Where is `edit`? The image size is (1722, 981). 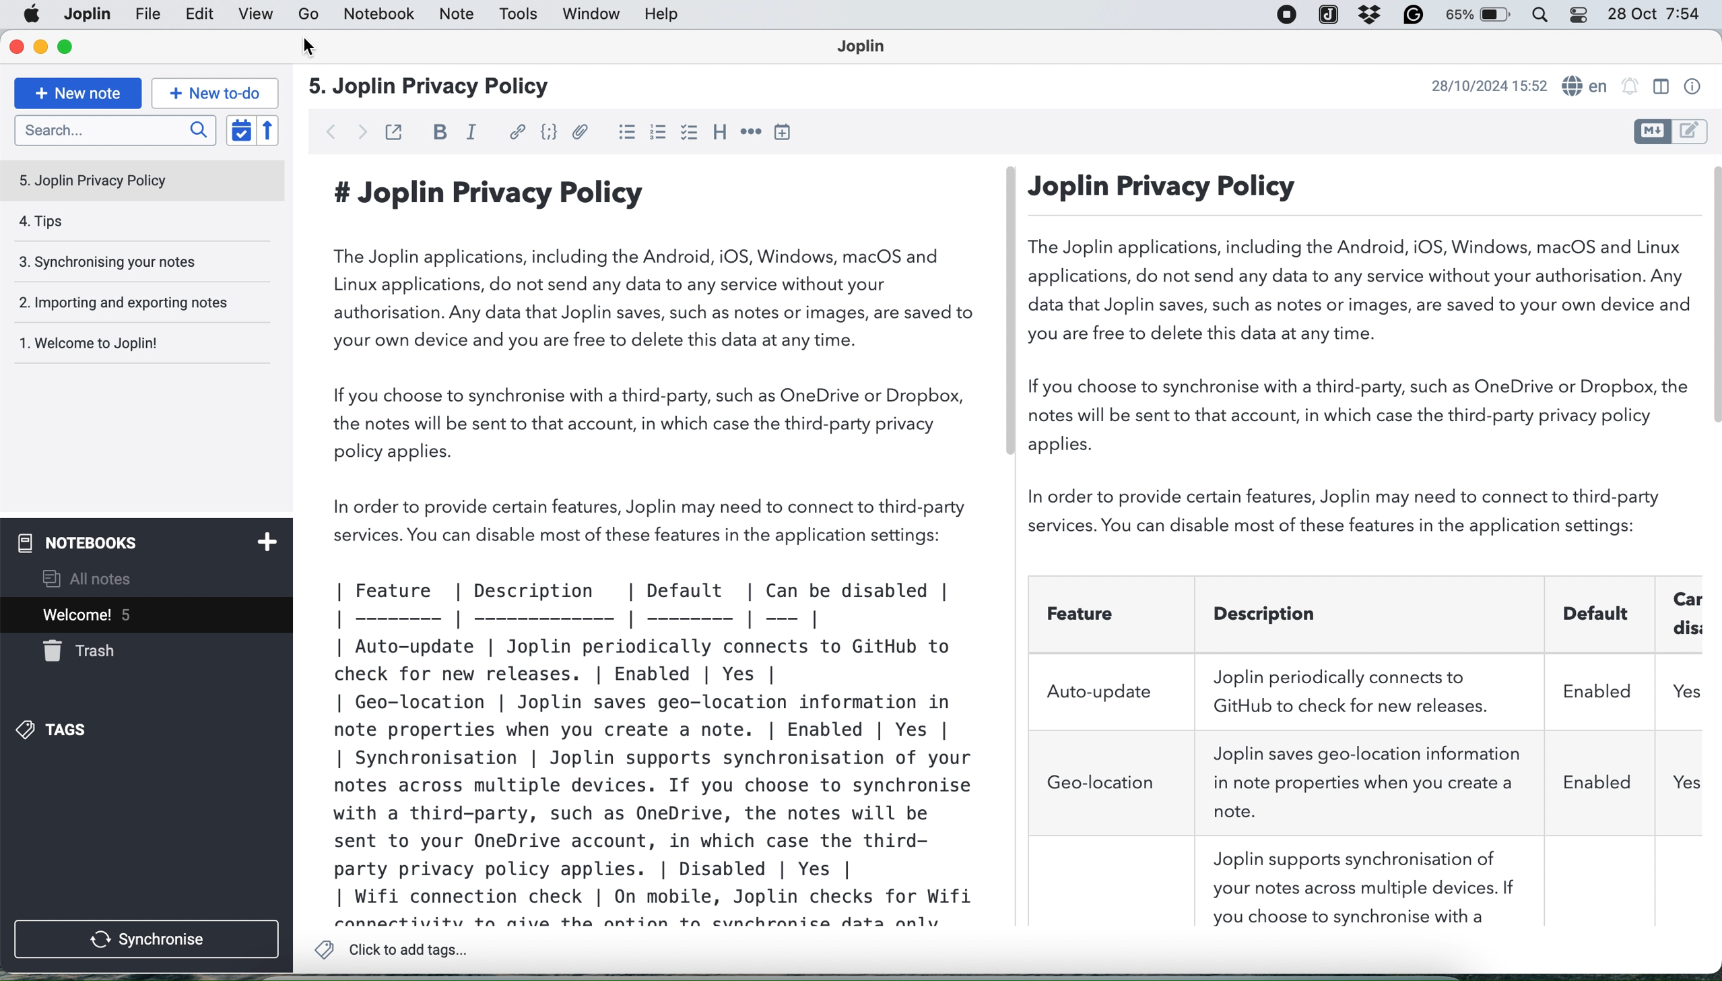
edit is located at coordinates (200, 15).